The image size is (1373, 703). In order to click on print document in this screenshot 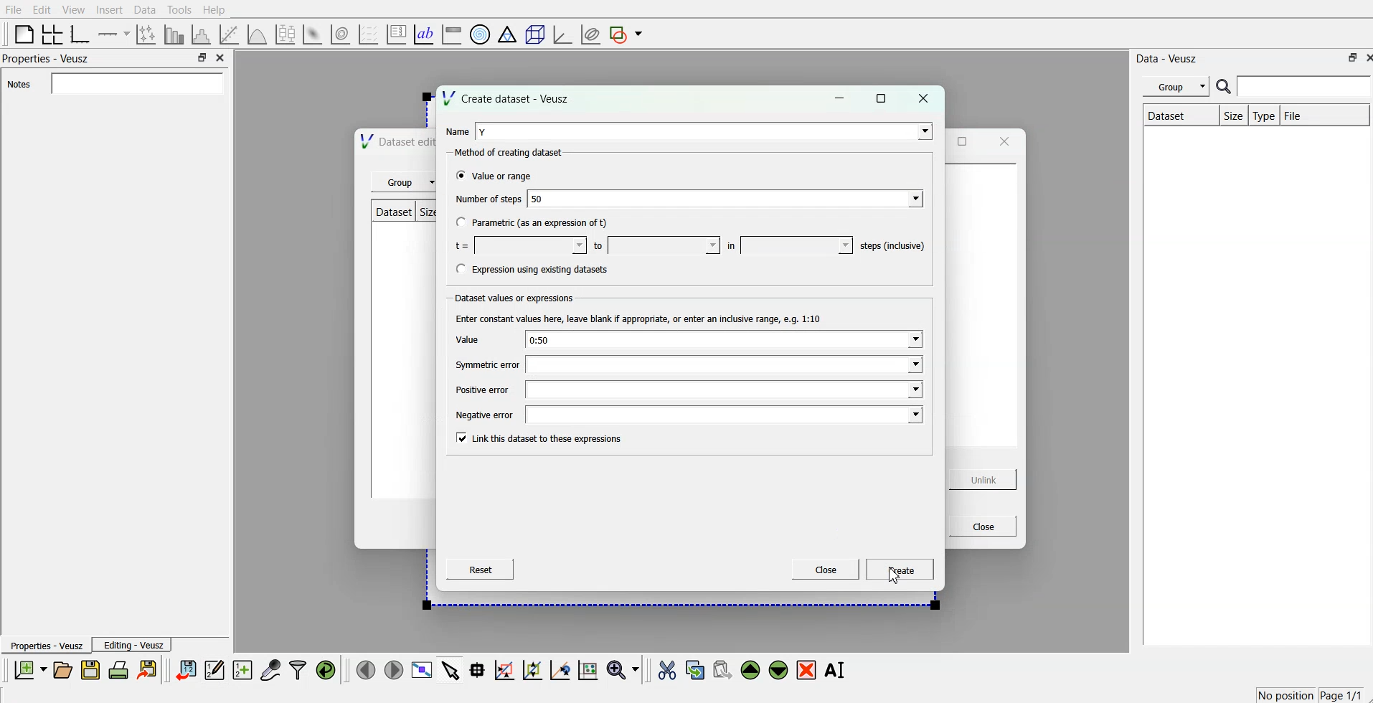, I will do `click(119, 671)`.